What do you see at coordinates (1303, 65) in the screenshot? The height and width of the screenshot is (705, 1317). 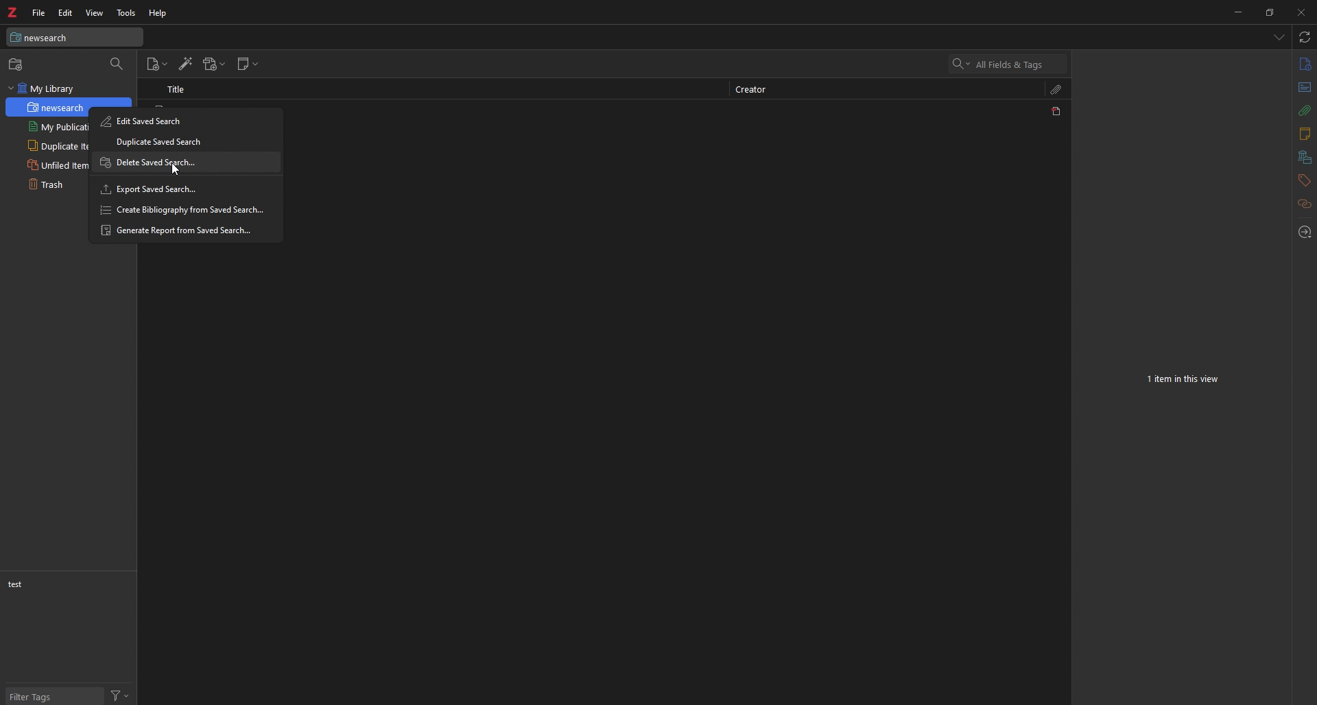 I see `info` at bounding box center [1303, 65].